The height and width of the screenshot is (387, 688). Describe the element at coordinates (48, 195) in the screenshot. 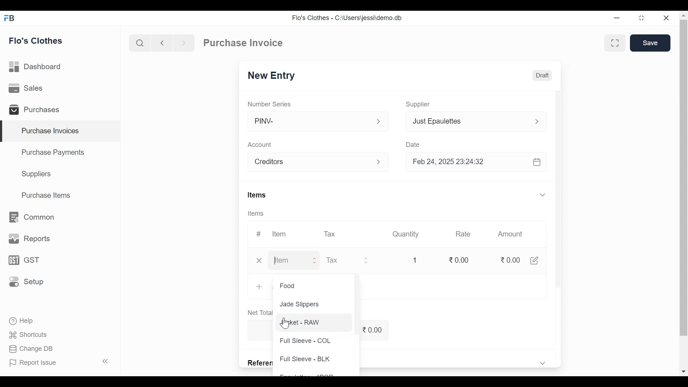

I see `Purchase Items` at that location.